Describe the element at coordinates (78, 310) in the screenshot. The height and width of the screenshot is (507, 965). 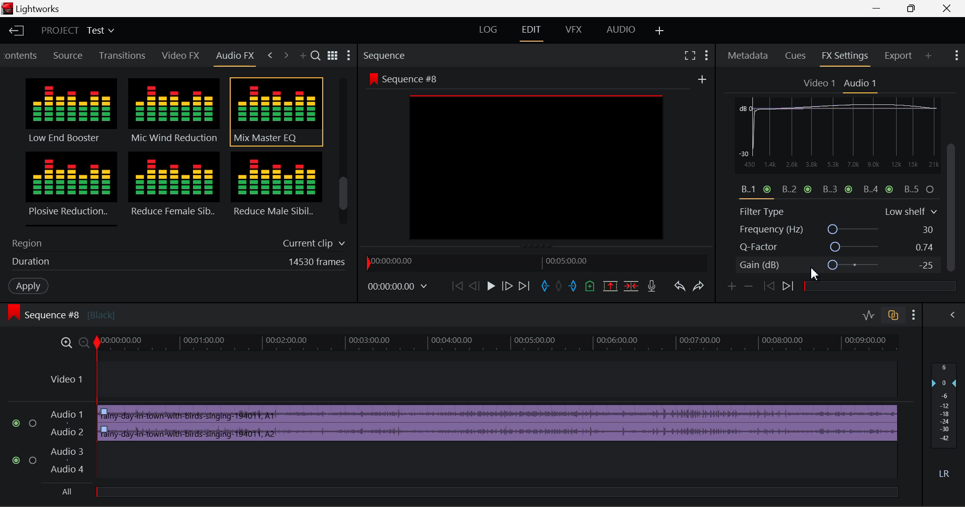
I see `Sequence #8` at that location.